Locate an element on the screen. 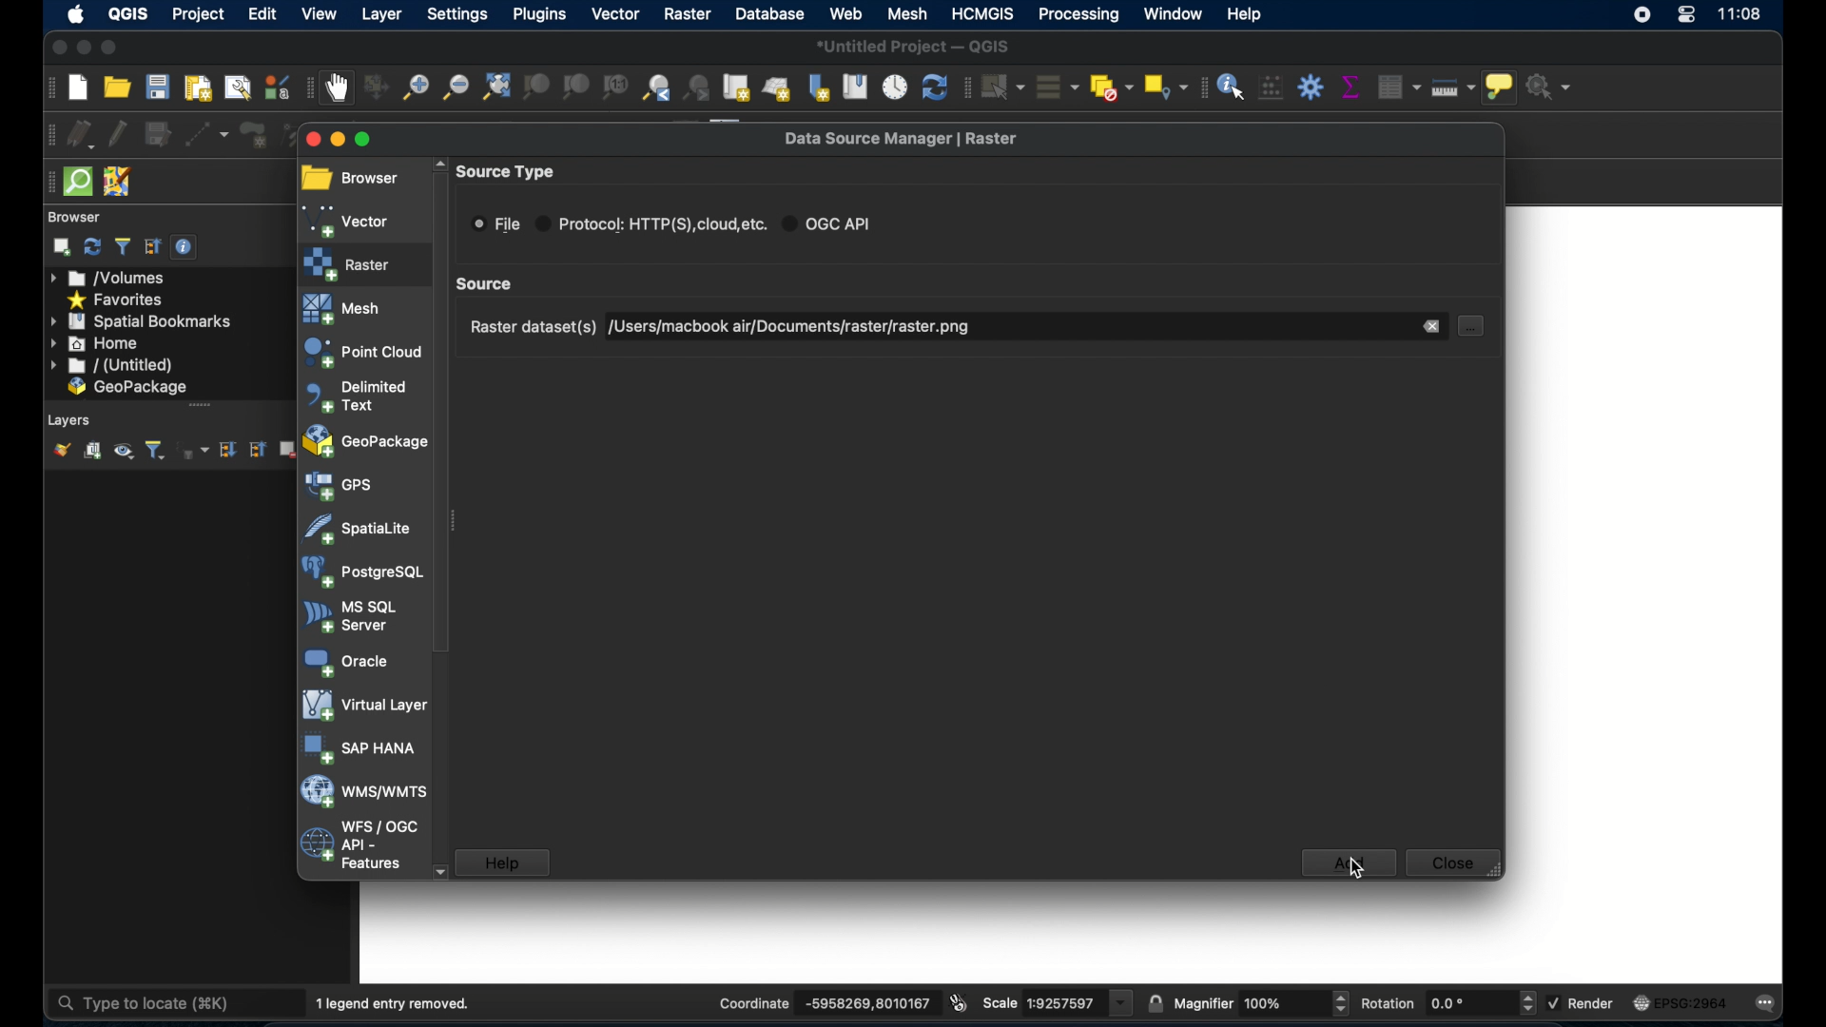 This screenshot has height=1027, width=1826. raster dataset selected is located at coordinates (803, 327).